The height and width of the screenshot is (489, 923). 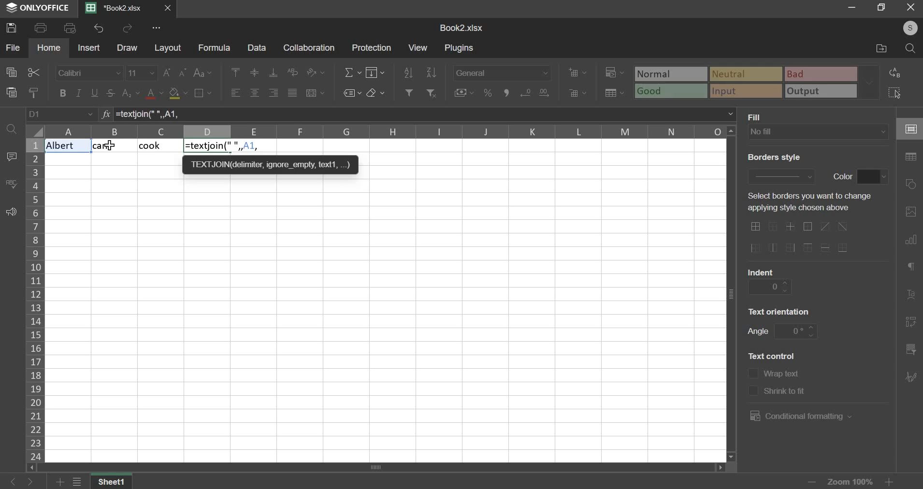 What do you see at coordinates (11, 213) in the screenshot?
I see `feedback` at bounding box center [11, 213].